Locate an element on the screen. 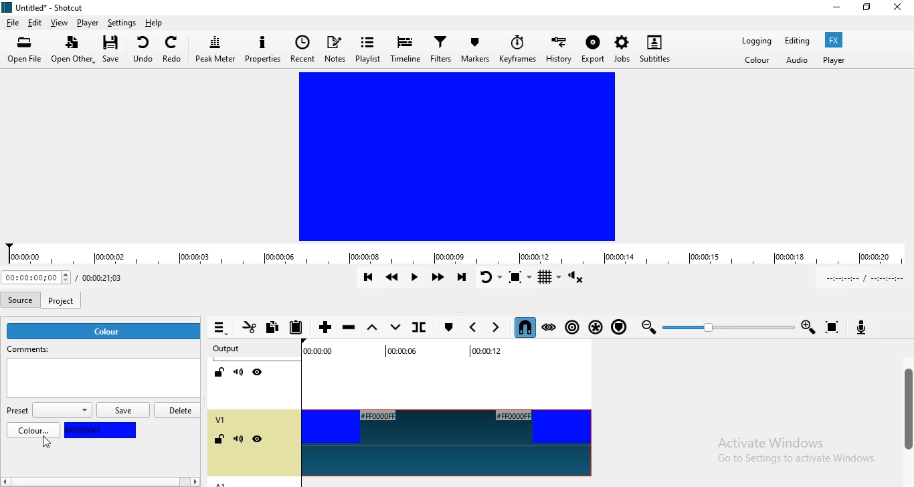  Ripple all tracks is located at coordinates (596, 328).